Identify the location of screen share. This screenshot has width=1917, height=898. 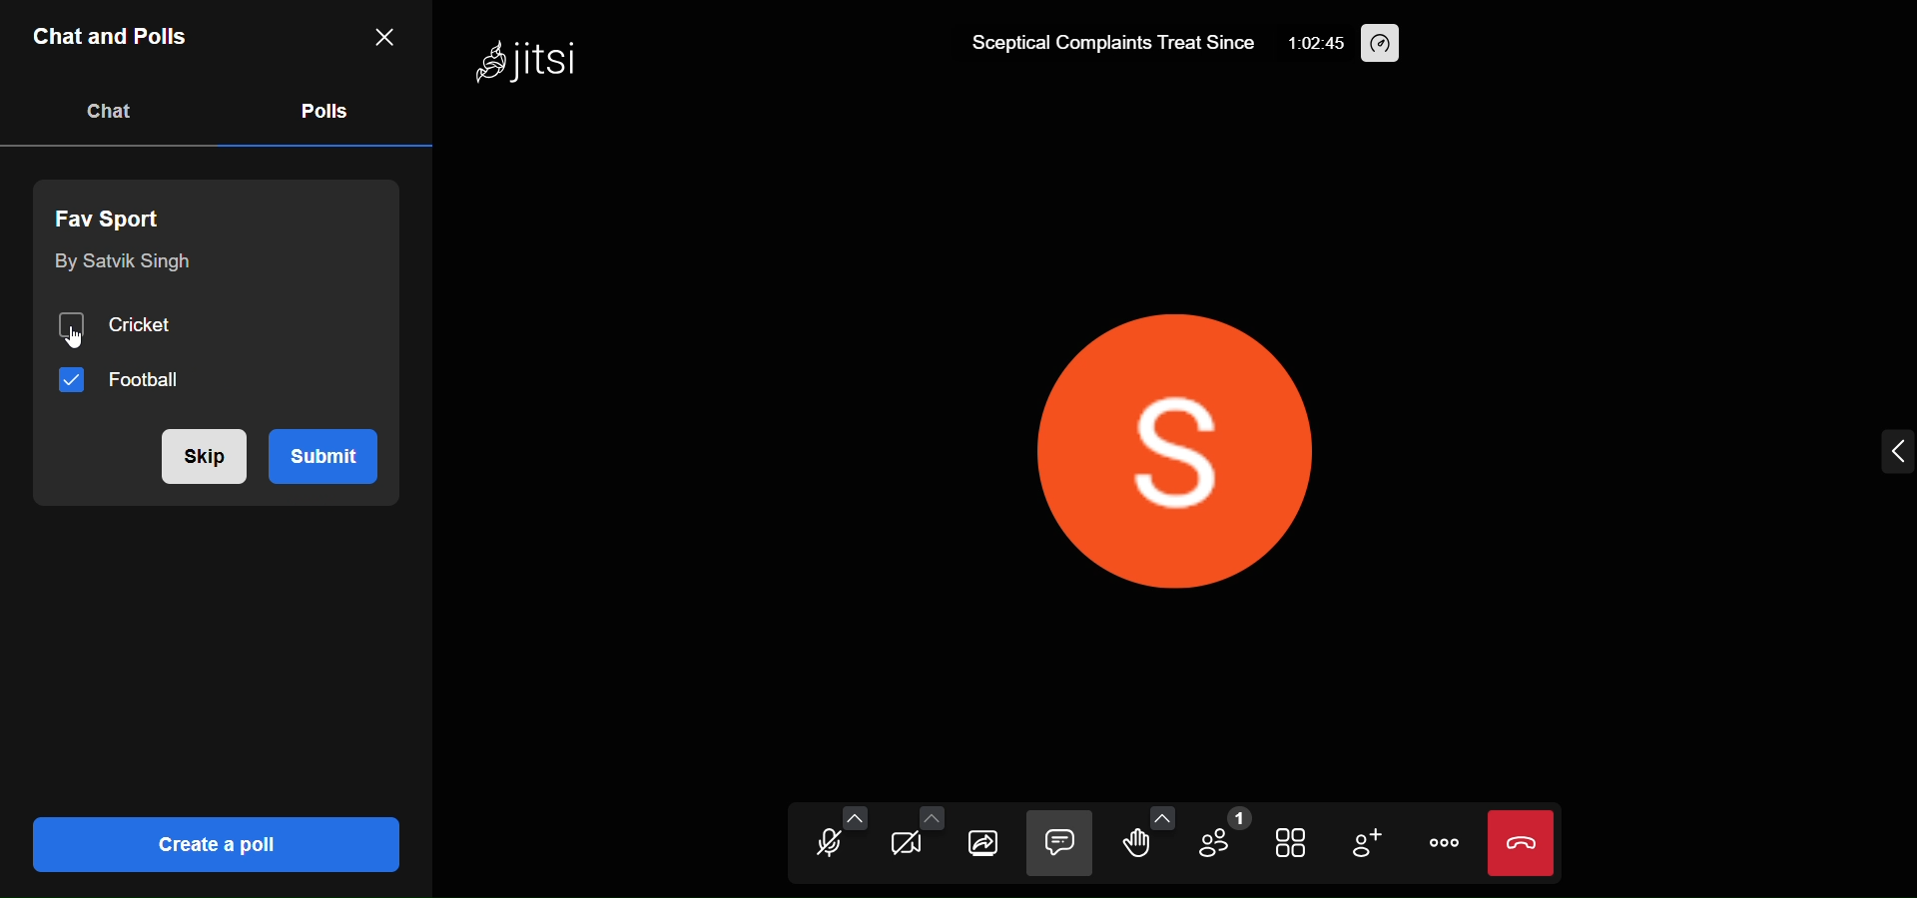
(983, 845).